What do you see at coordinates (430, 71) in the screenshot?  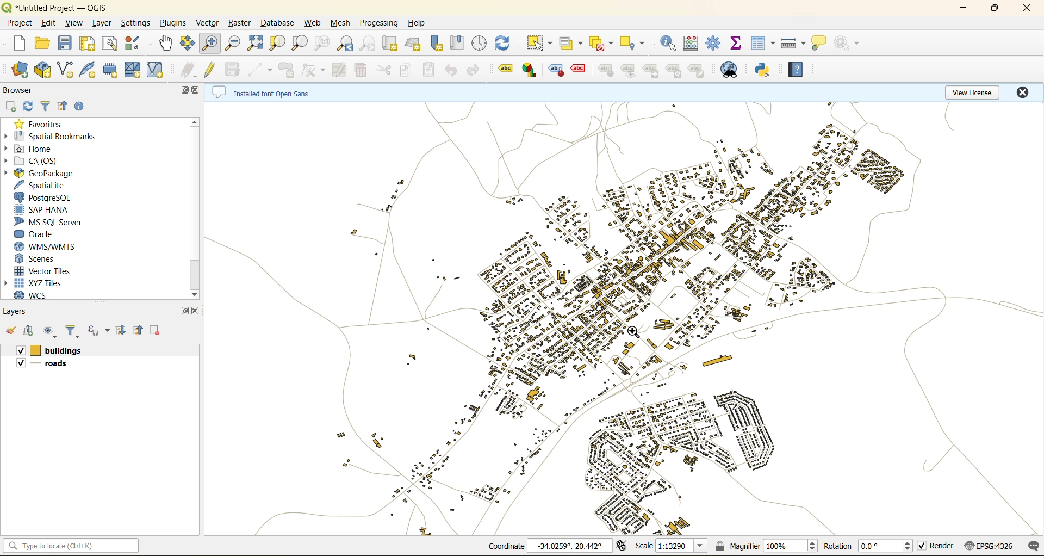 I see `paste` at bounding box center [430, 71].